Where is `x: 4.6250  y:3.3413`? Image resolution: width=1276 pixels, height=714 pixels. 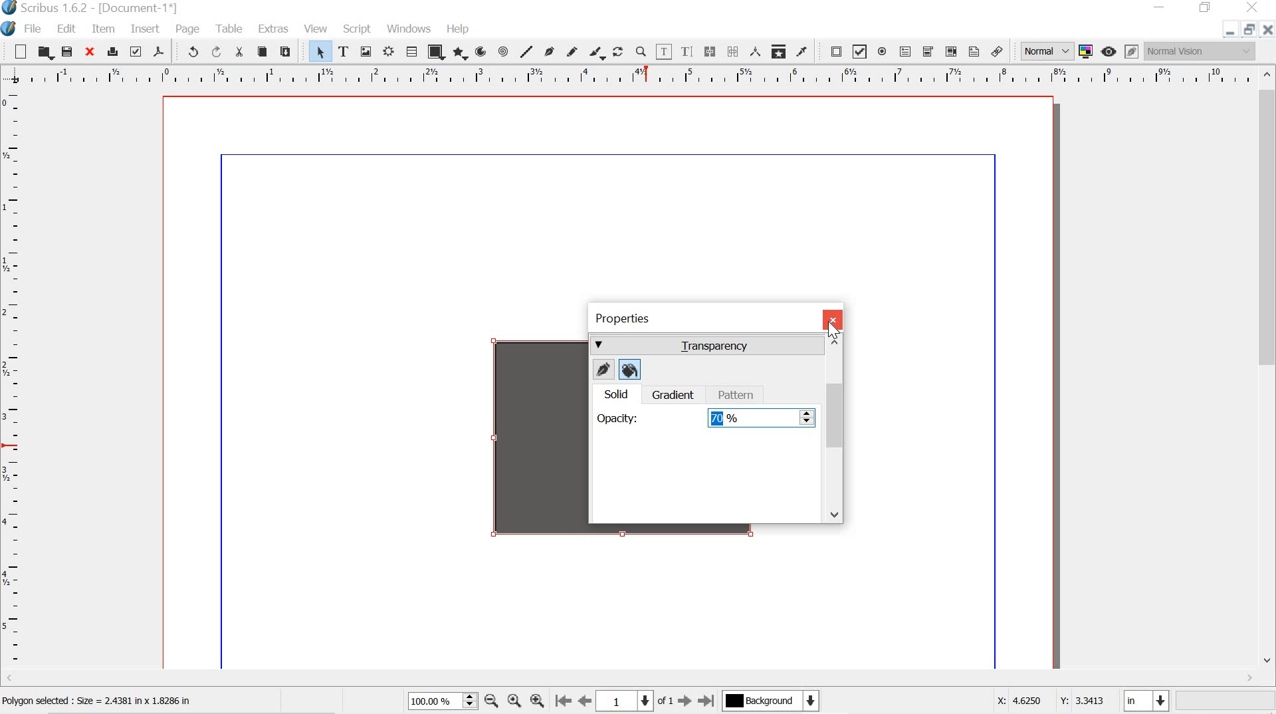
x: 4.6250  y:3.3413 is located at coordinates (1049, 700).